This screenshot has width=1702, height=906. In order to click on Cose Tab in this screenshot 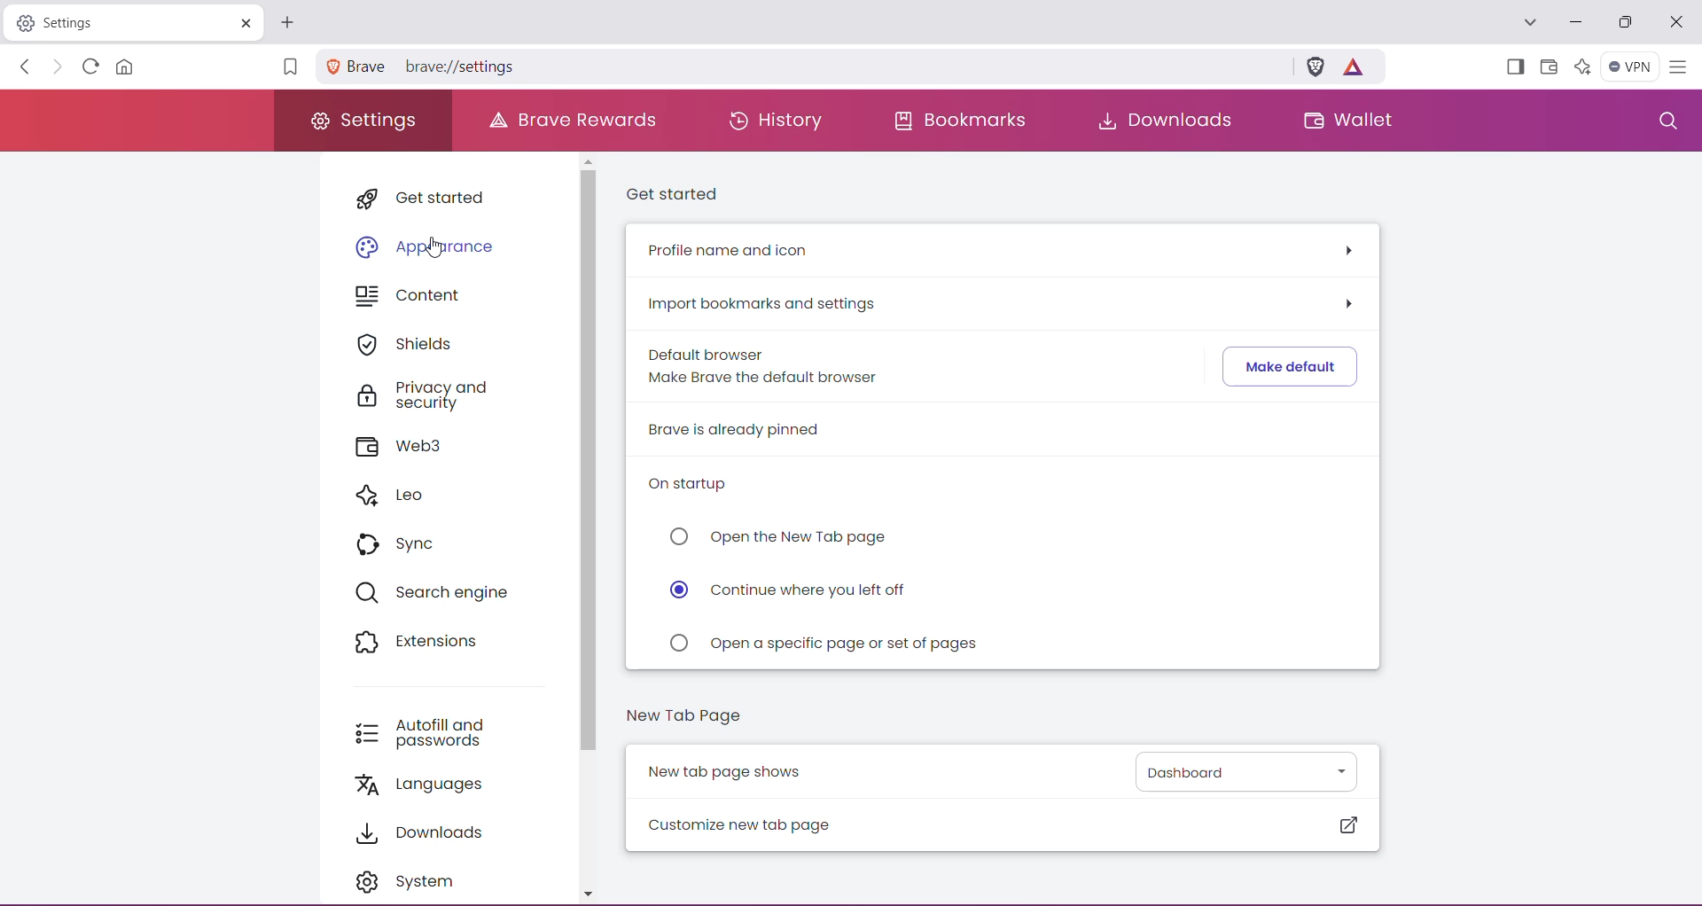, I will do `click(242, 22)`.